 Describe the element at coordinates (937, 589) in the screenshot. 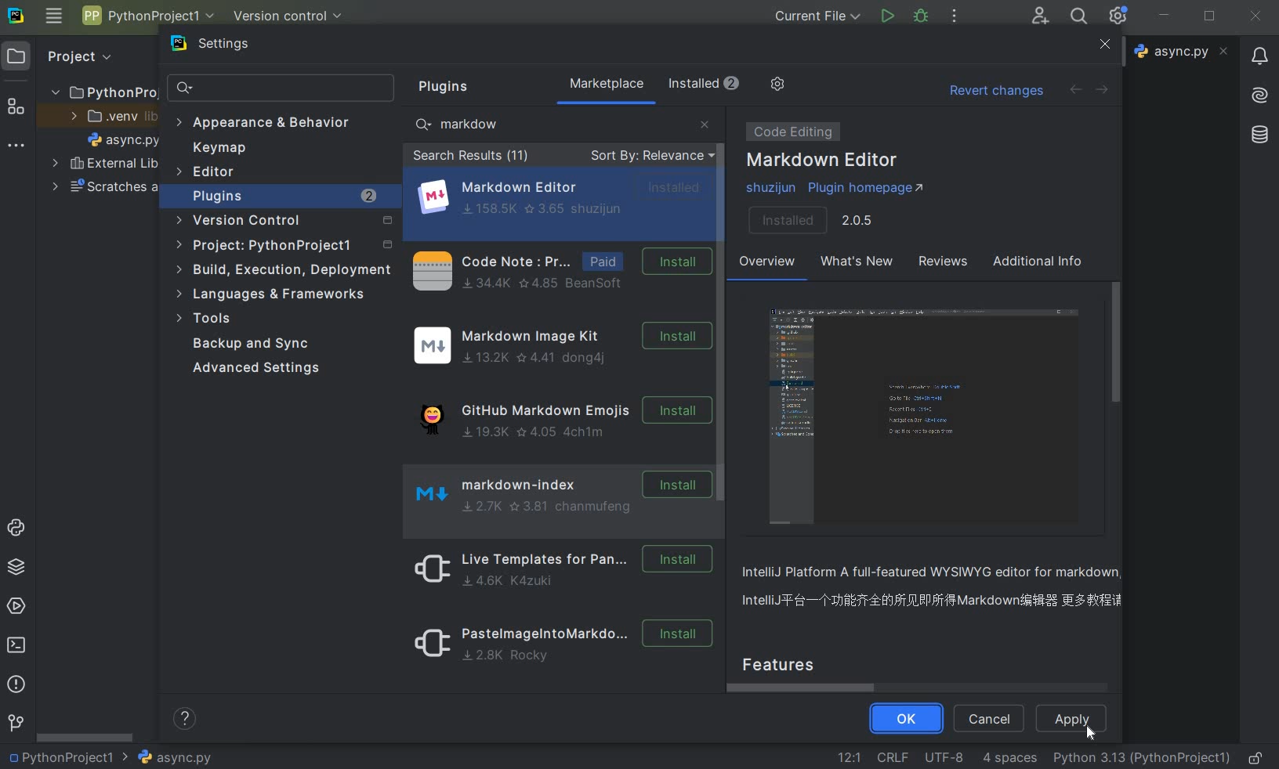

I see `overview` at that location.